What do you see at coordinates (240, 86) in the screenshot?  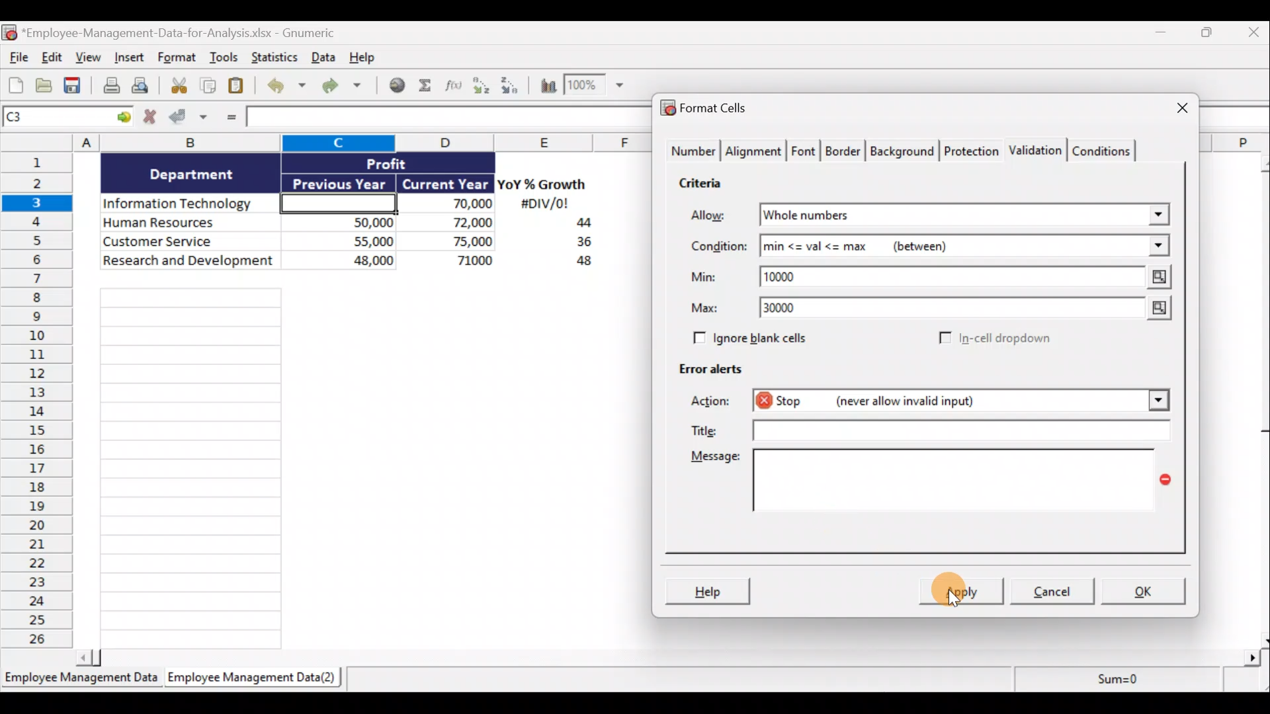 I see `Paste clipboard` at bounding box center [240, 86].